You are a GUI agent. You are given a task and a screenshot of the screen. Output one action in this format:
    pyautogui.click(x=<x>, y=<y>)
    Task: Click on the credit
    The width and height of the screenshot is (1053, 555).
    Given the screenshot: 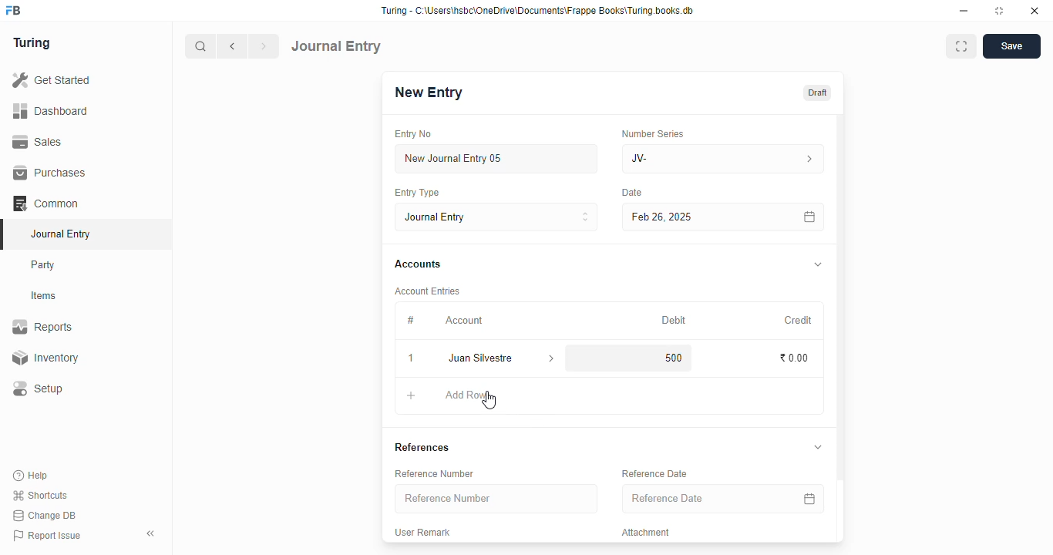 What is the action you would take?
    pyautogui.click(x=799, y=320)
    